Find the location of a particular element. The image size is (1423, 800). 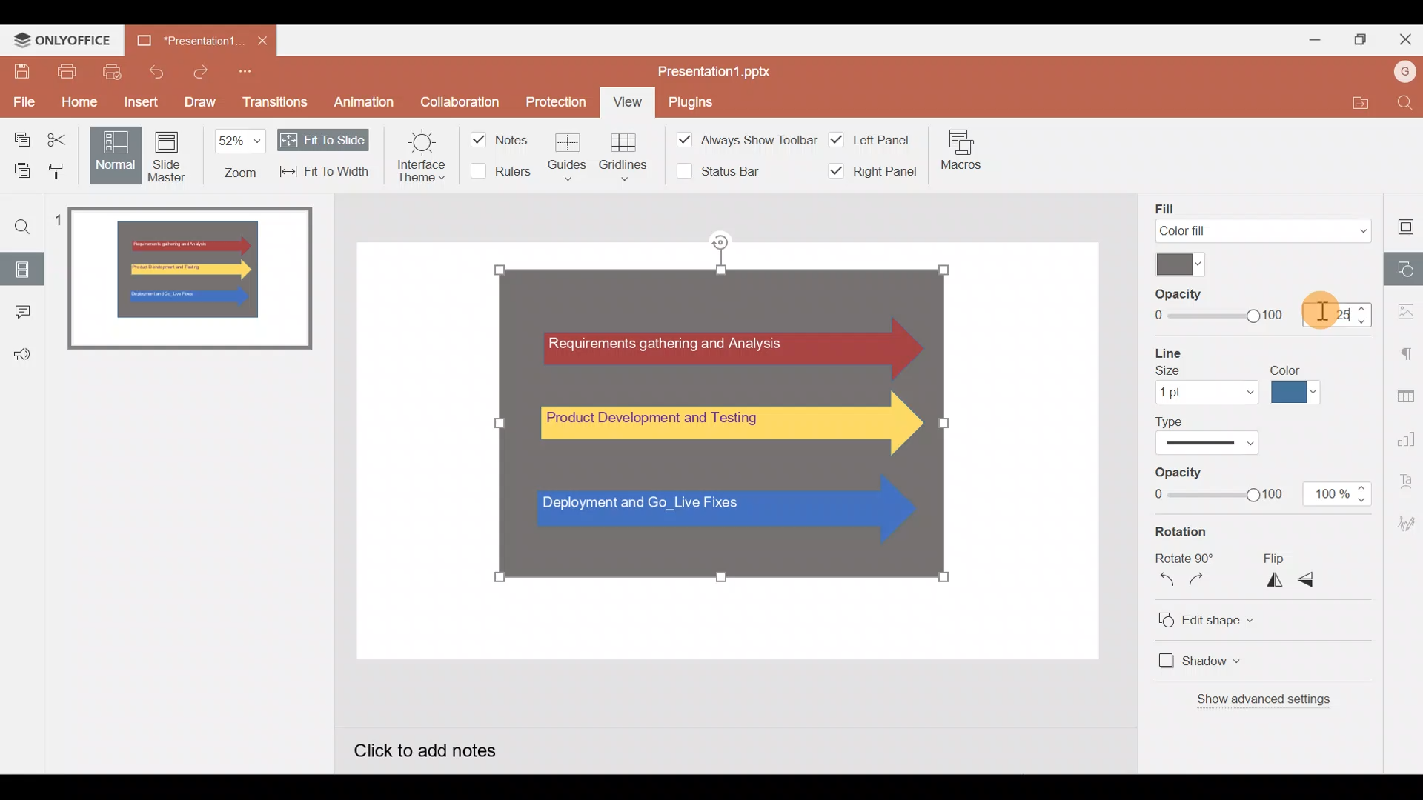

Slide master is located at coordinates (167, 156).